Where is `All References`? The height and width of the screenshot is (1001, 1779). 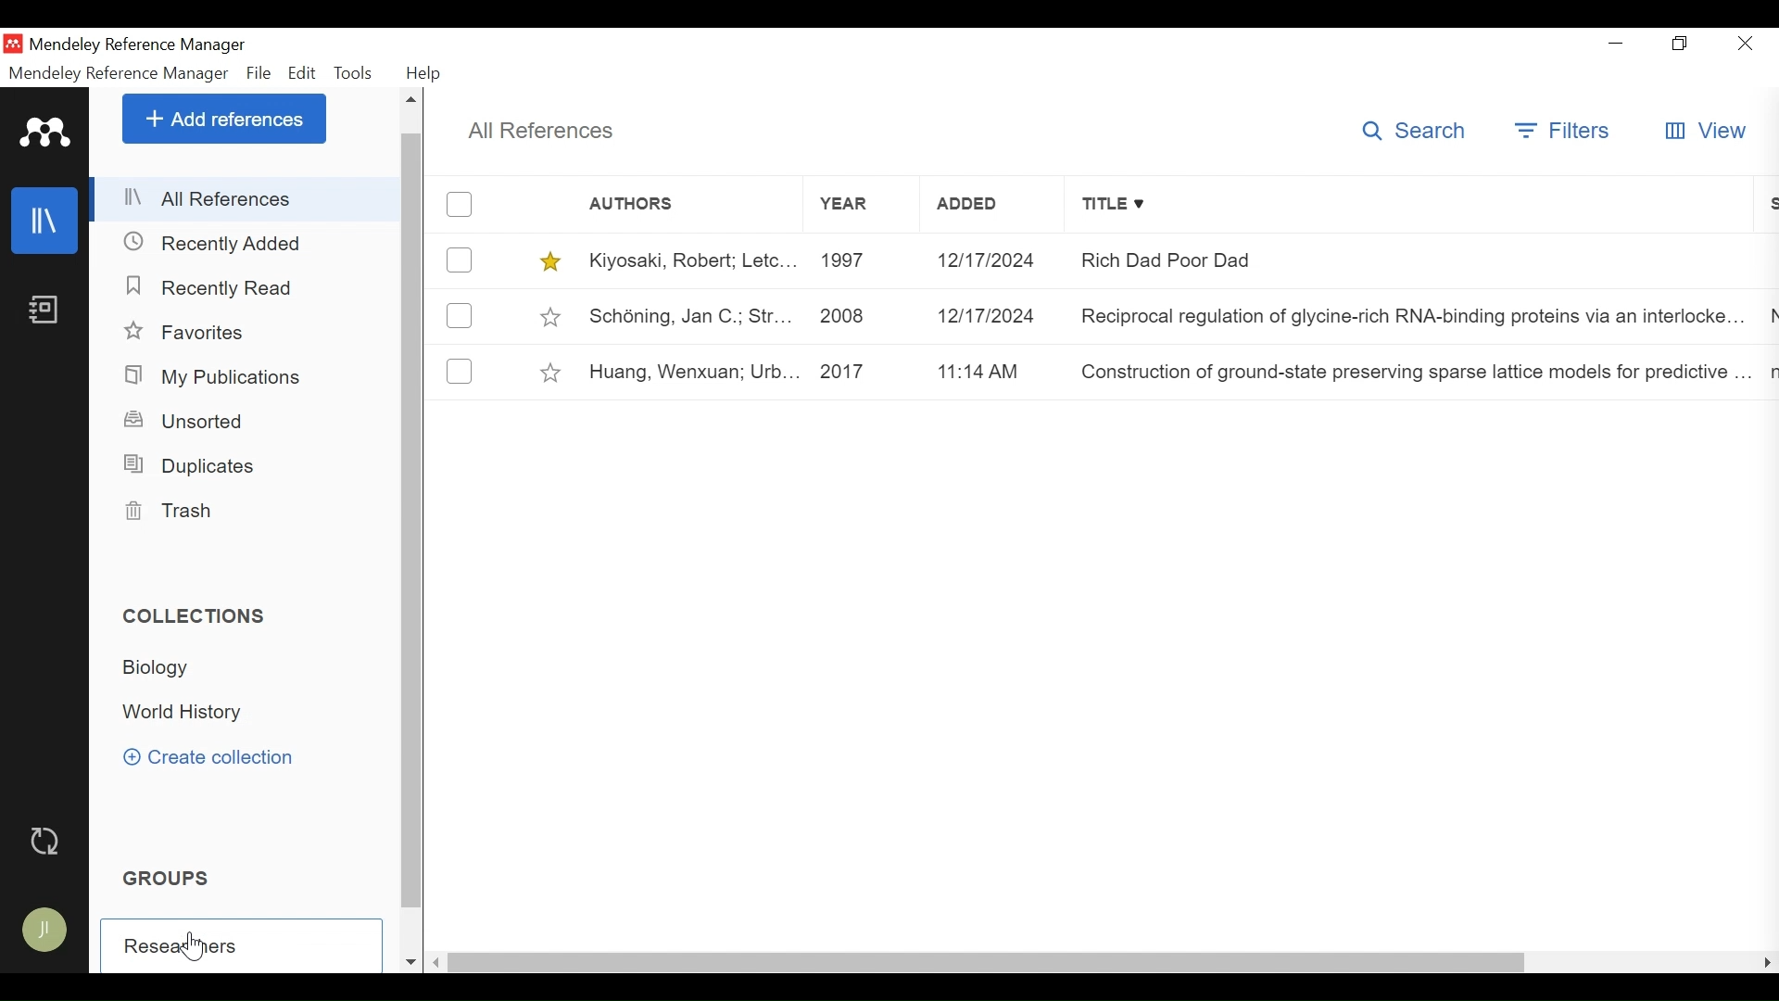 All References is located at coordinates (247, 198).